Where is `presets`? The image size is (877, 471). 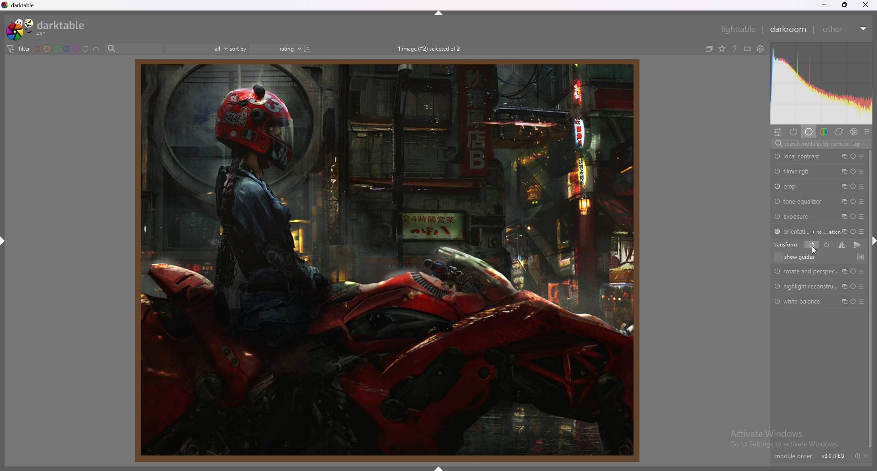
presets is located at coordinates (863, 286).